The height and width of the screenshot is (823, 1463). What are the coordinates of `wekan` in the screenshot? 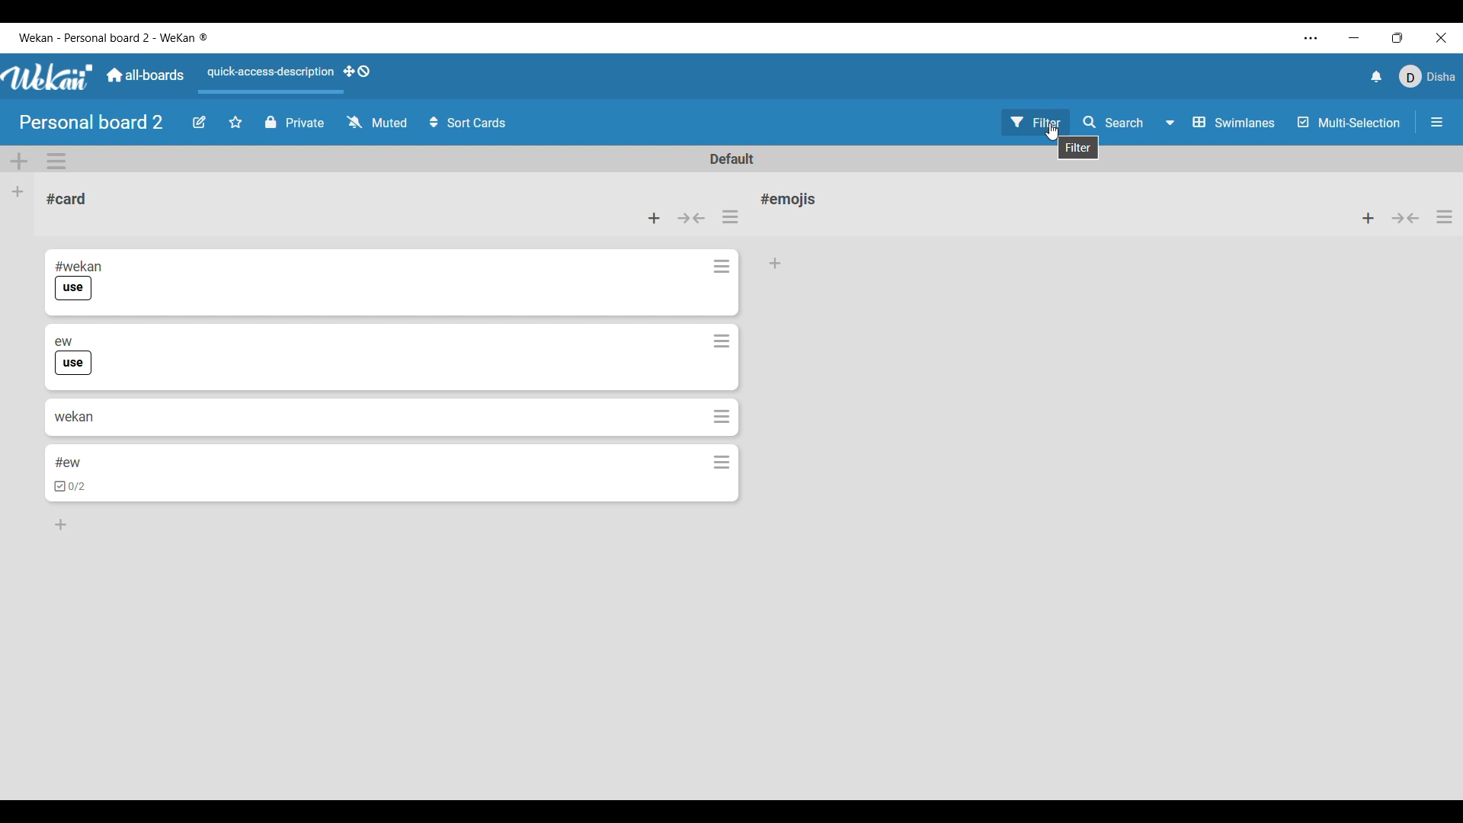 It's located at (73, 415).